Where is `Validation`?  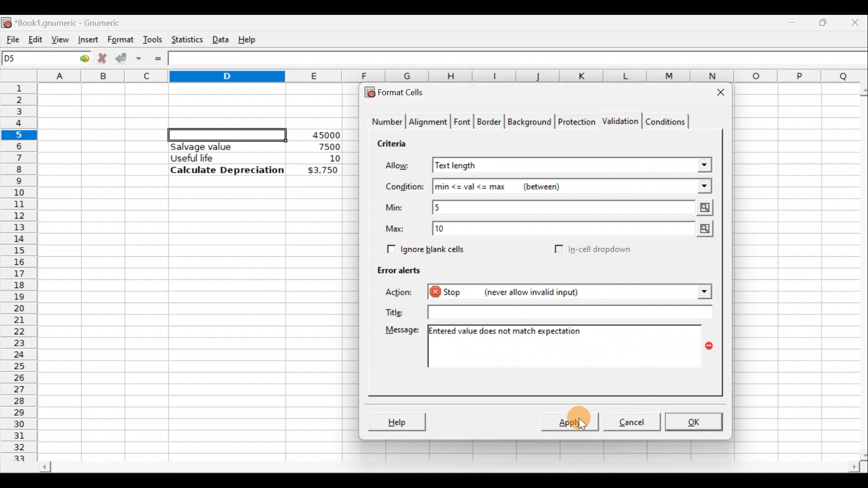 Validation is located at coordinates (618, 122).